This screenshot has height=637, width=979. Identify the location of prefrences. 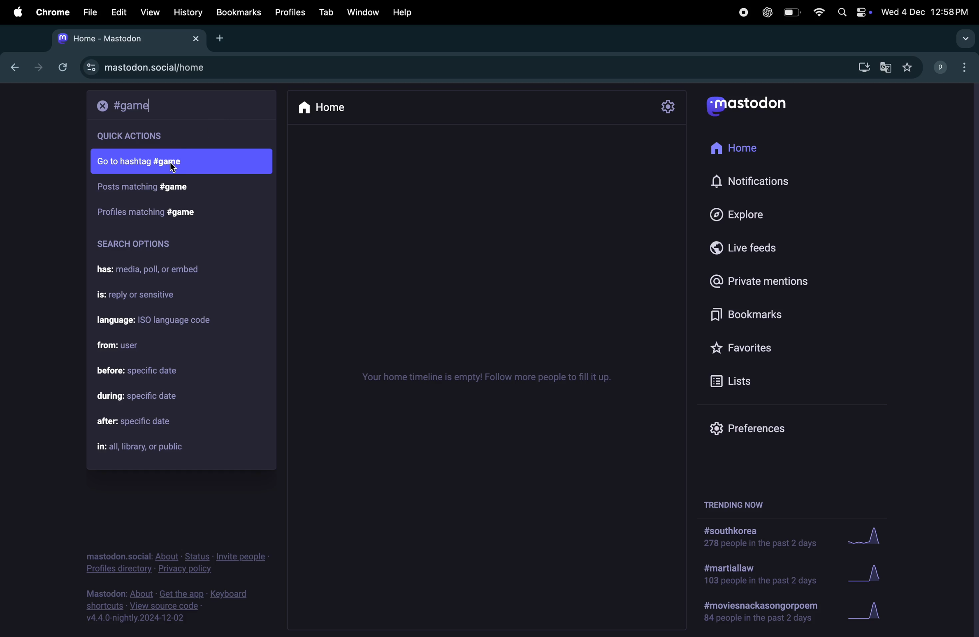
(749, 429).